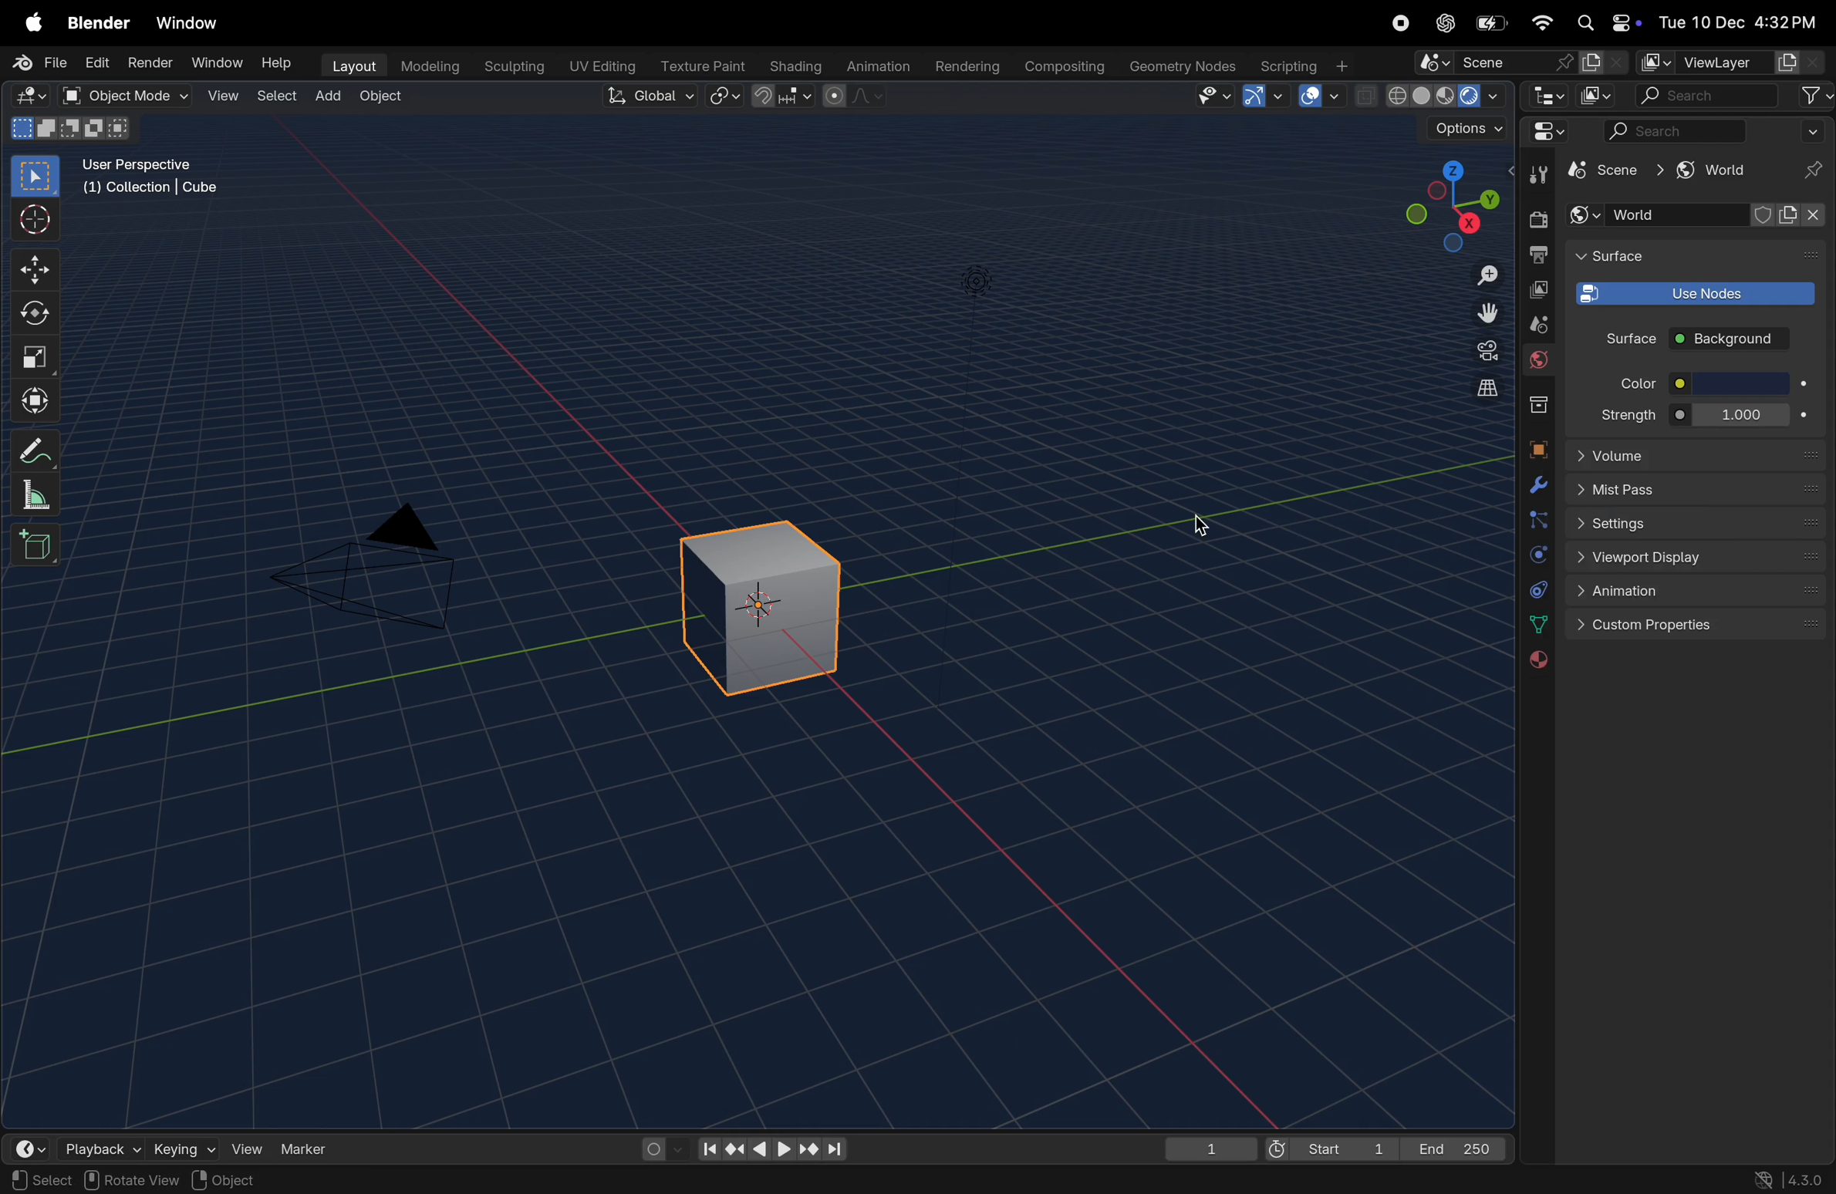  Describe the element at coordinates (1061, 68) in the screenshot. I see `Composting` at that location.